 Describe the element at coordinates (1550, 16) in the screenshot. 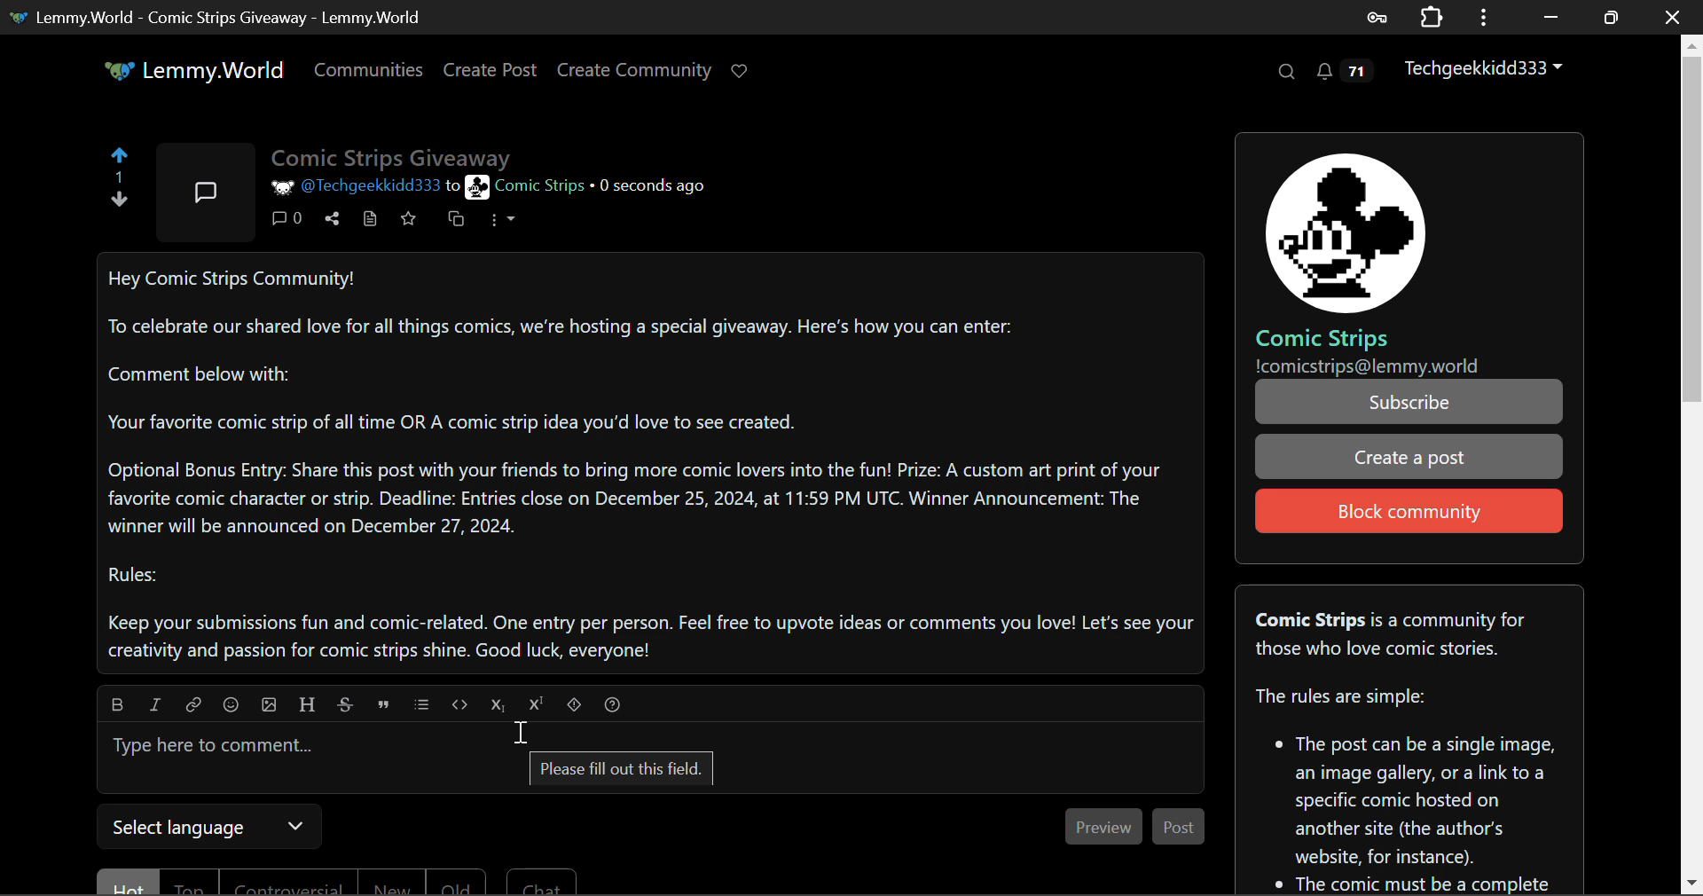

I see `Restore Down` at that location.